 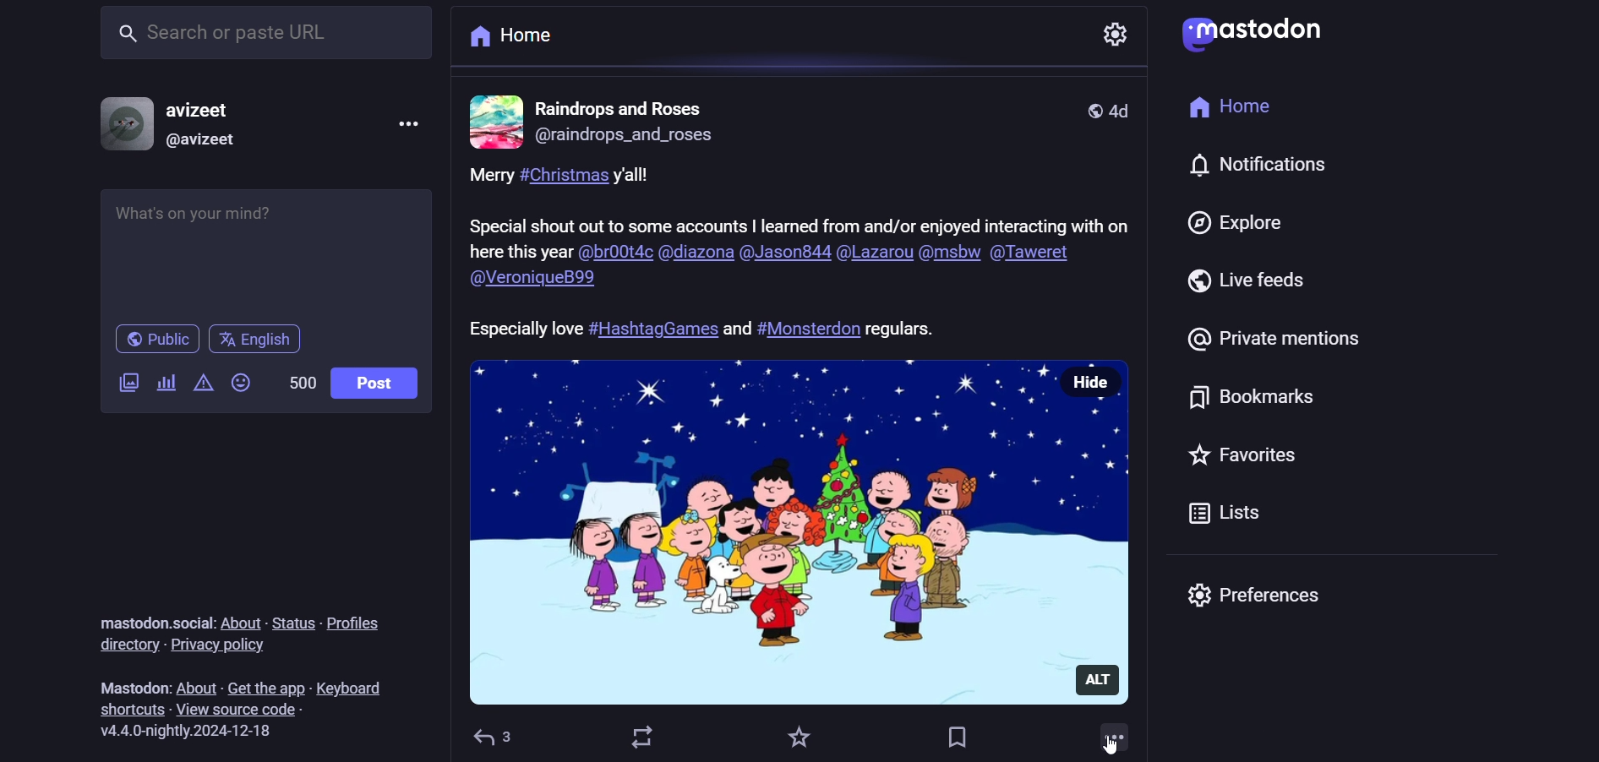 What do you see at coordinates (495, 120) in the screenshot?
I see `profile picture` at bounding box center [495, 120].